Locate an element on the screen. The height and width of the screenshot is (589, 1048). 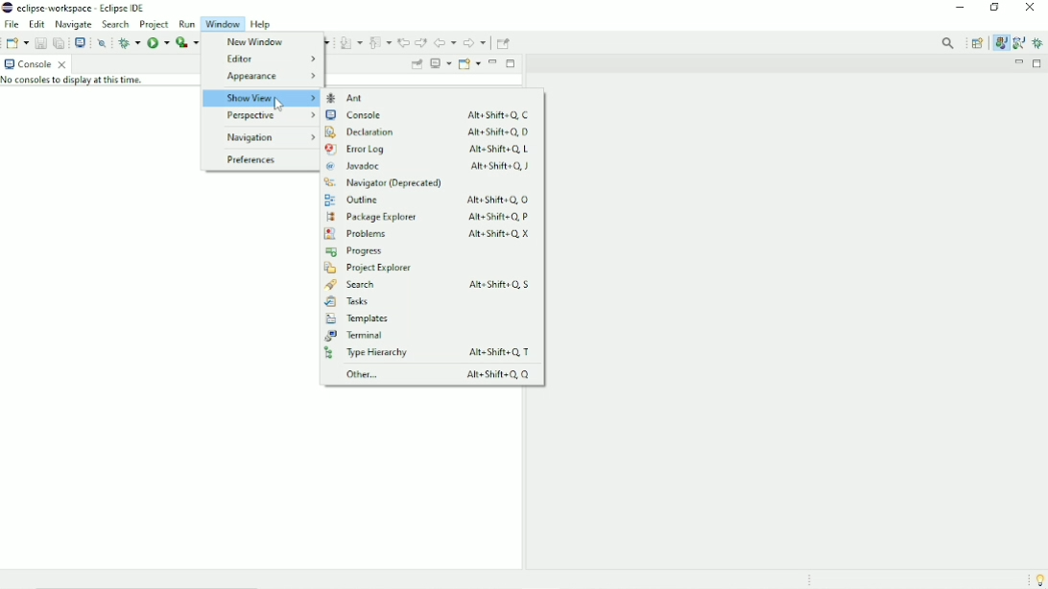
Tasks is located at coordinates (347, 302).